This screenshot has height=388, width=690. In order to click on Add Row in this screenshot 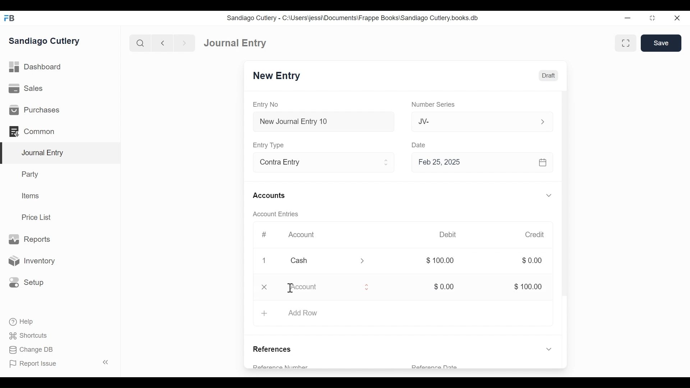, I will do `click(307, 312)`.